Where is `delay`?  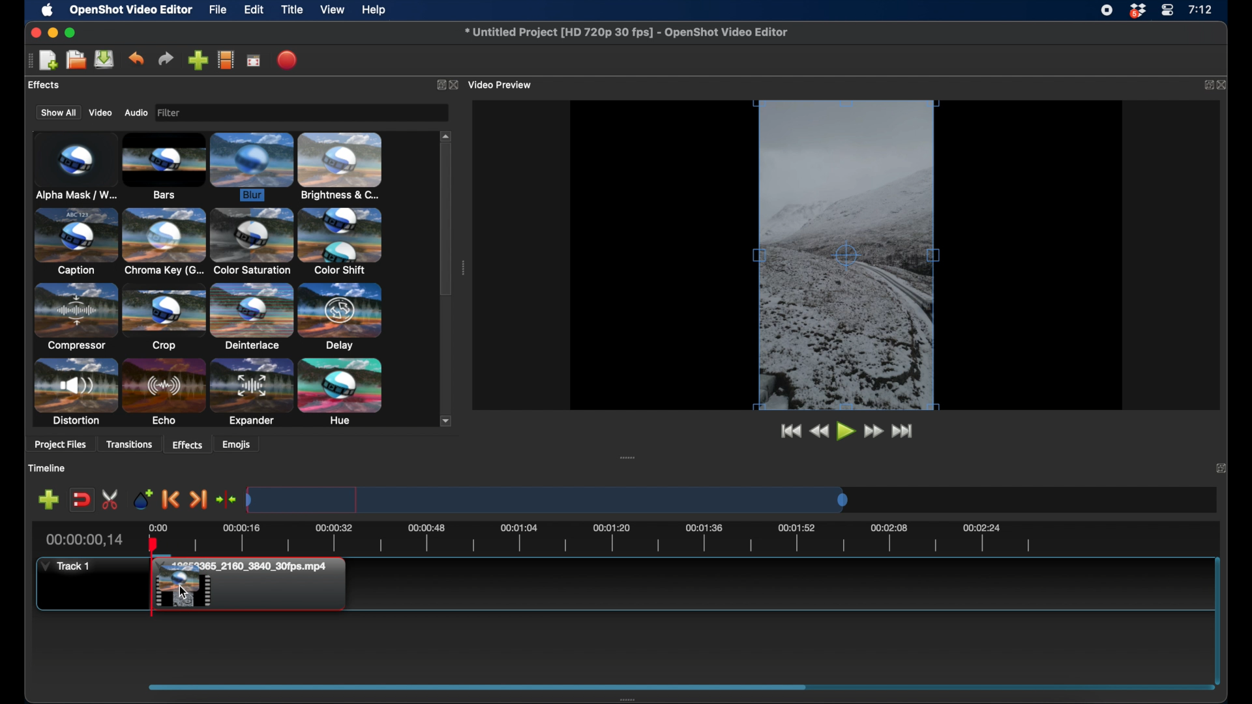 delay is located at coordinates (340, 316).